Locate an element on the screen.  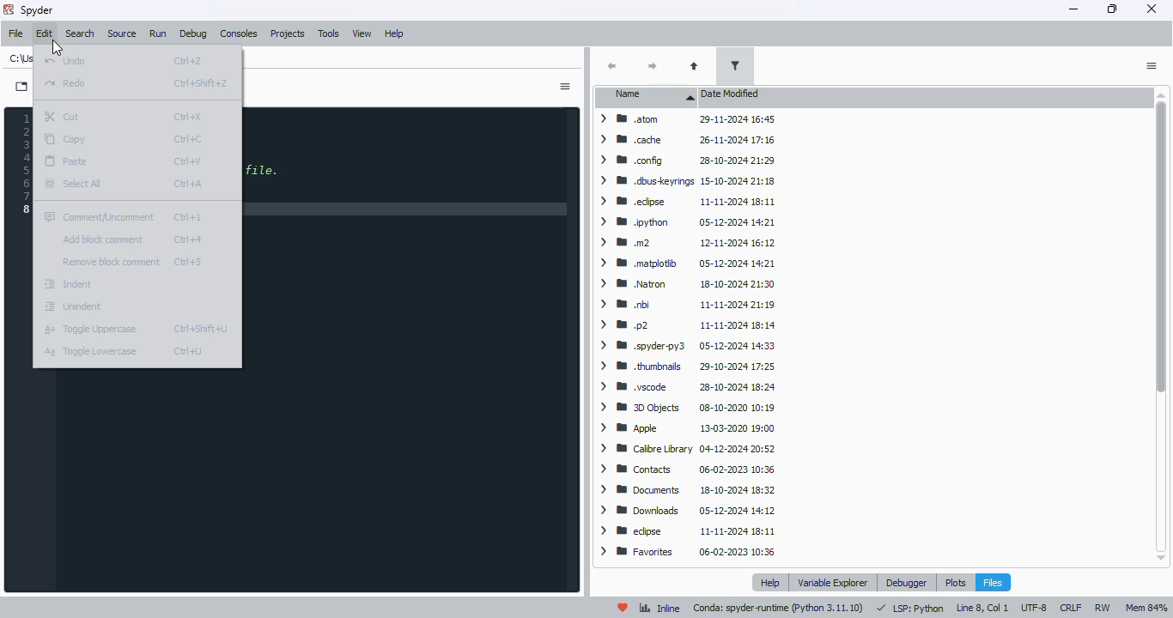
> BW Natron 18-10-2024 21:30 is located at coordinates (684, 284).